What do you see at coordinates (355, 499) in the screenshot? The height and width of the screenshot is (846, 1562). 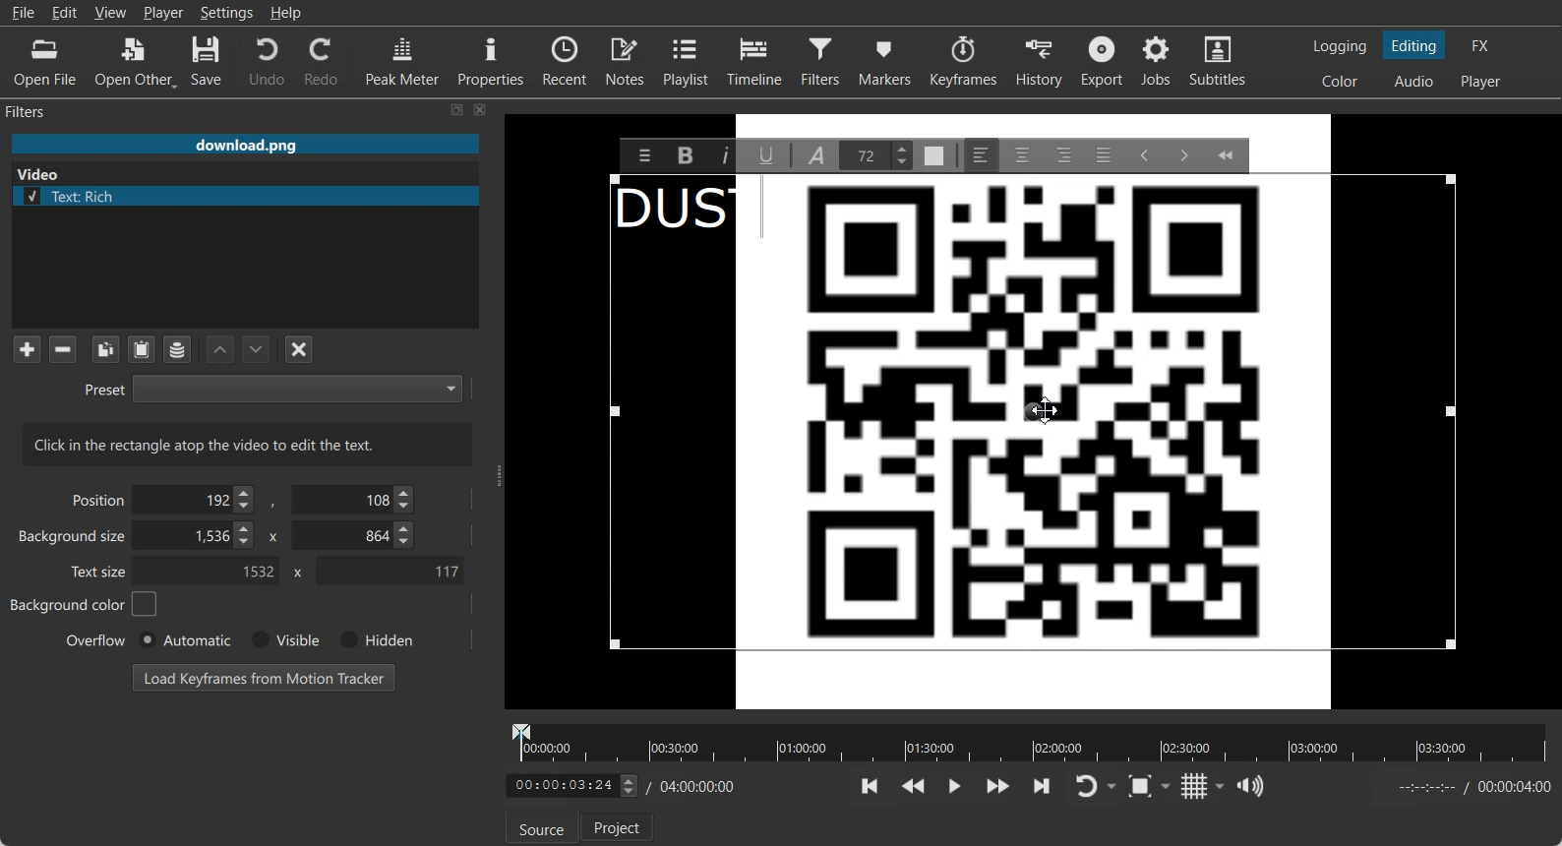 I see `Position Y- Coordinate` at bounding box center [355, 499].